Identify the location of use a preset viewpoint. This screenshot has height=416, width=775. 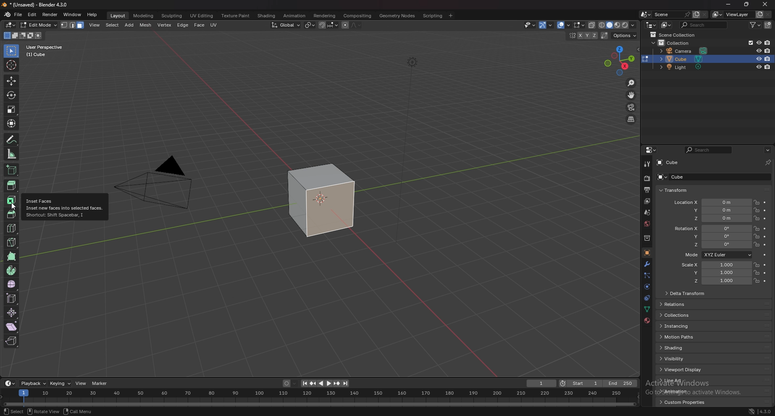
(620, 60).